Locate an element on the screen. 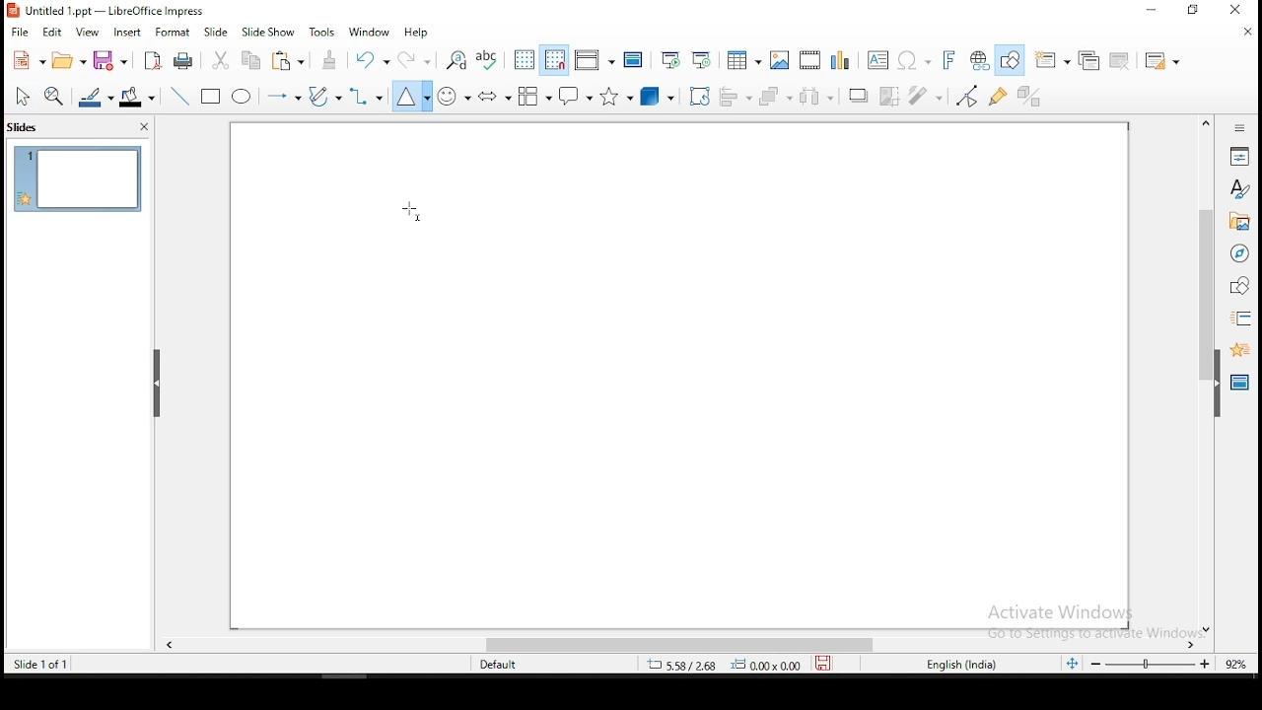 Image resolution: width=1262 pixels, height=710 pixels. tools is located at coordinates (325, 31).